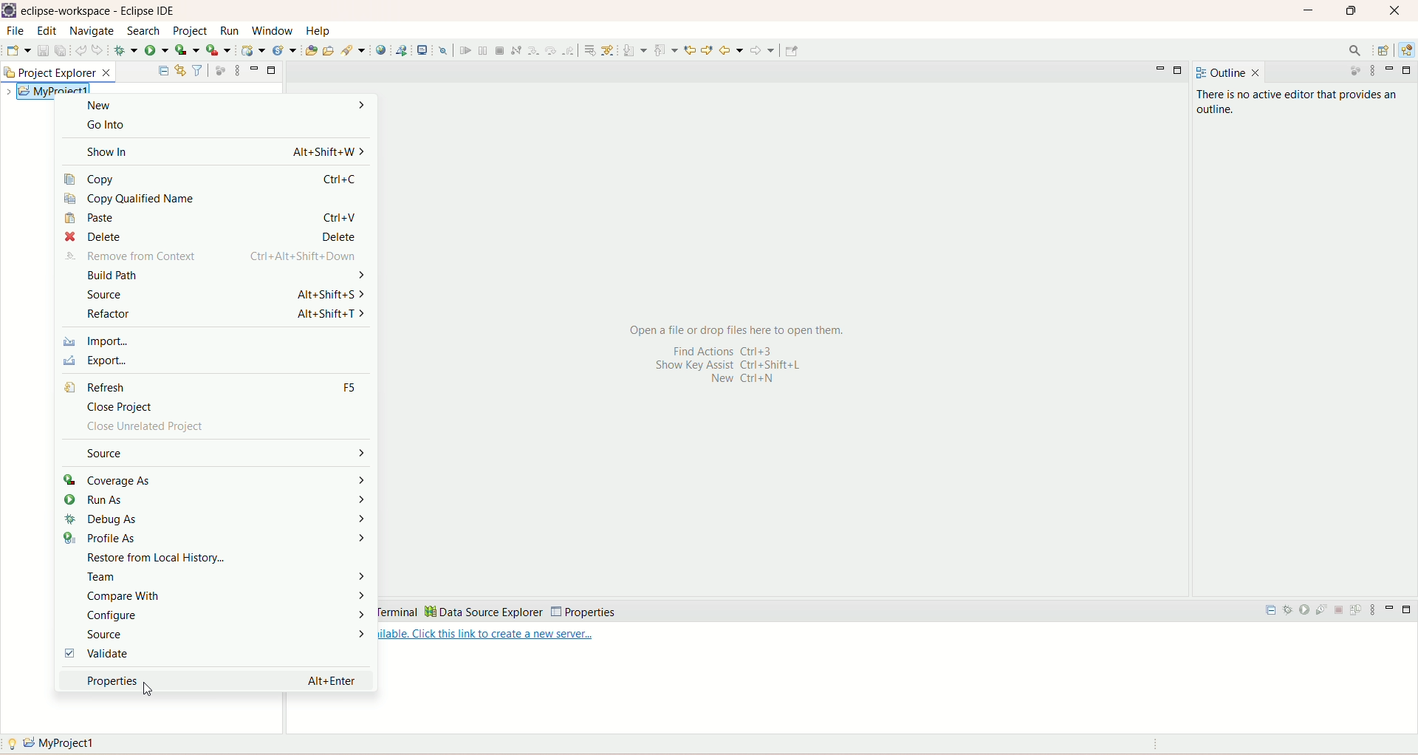 This screenshot has width=1418, height=755. I want to click on open perspective, so click(1383, 49).